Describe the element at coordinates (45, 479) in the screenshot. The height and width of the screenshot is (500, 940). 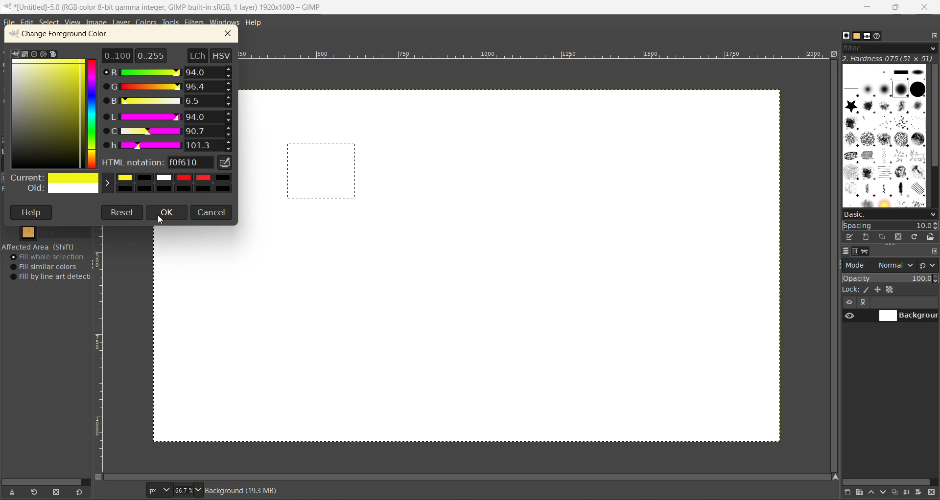
I see `horizontal scroll bar` at that location.